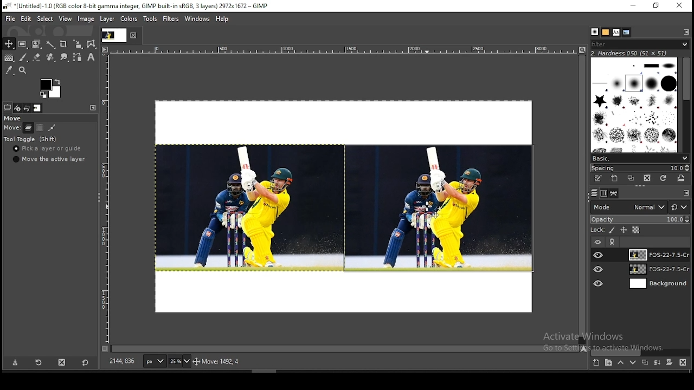 The width and height of the screenshot is (694, 390). Describe the element at coordinates (597, 241) in the screenshot. I see `layer visibility on/off` at that location.